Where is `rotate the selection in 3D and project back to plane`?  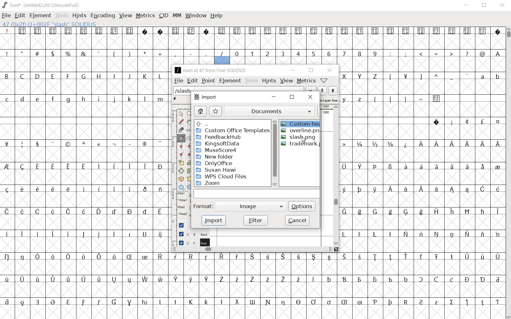
rotate the selection in 3D and project back to plane is located at coordinates (181, 179).